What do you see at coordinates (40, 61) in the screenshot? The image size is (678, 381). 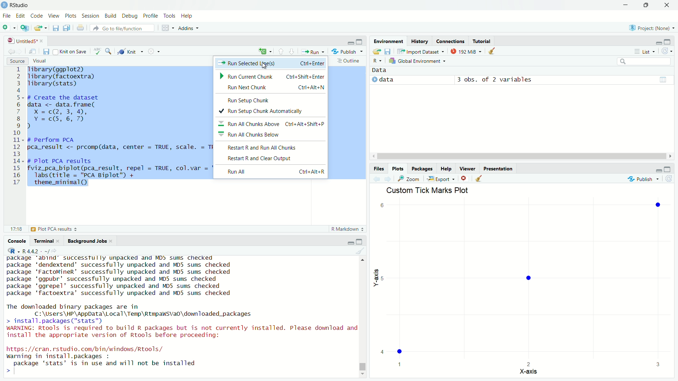 I see `visual` at bounding box center [40, 61].